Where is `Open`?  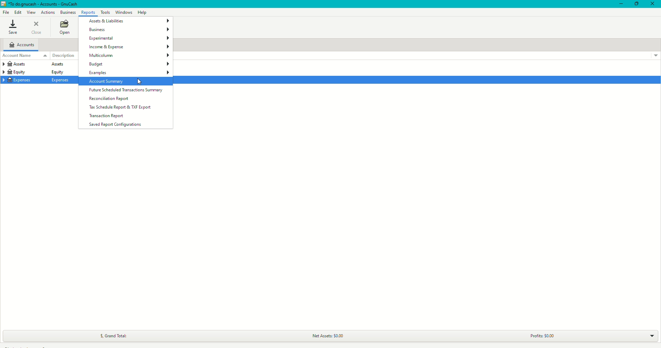
Open is located at coordinates (63, 28).